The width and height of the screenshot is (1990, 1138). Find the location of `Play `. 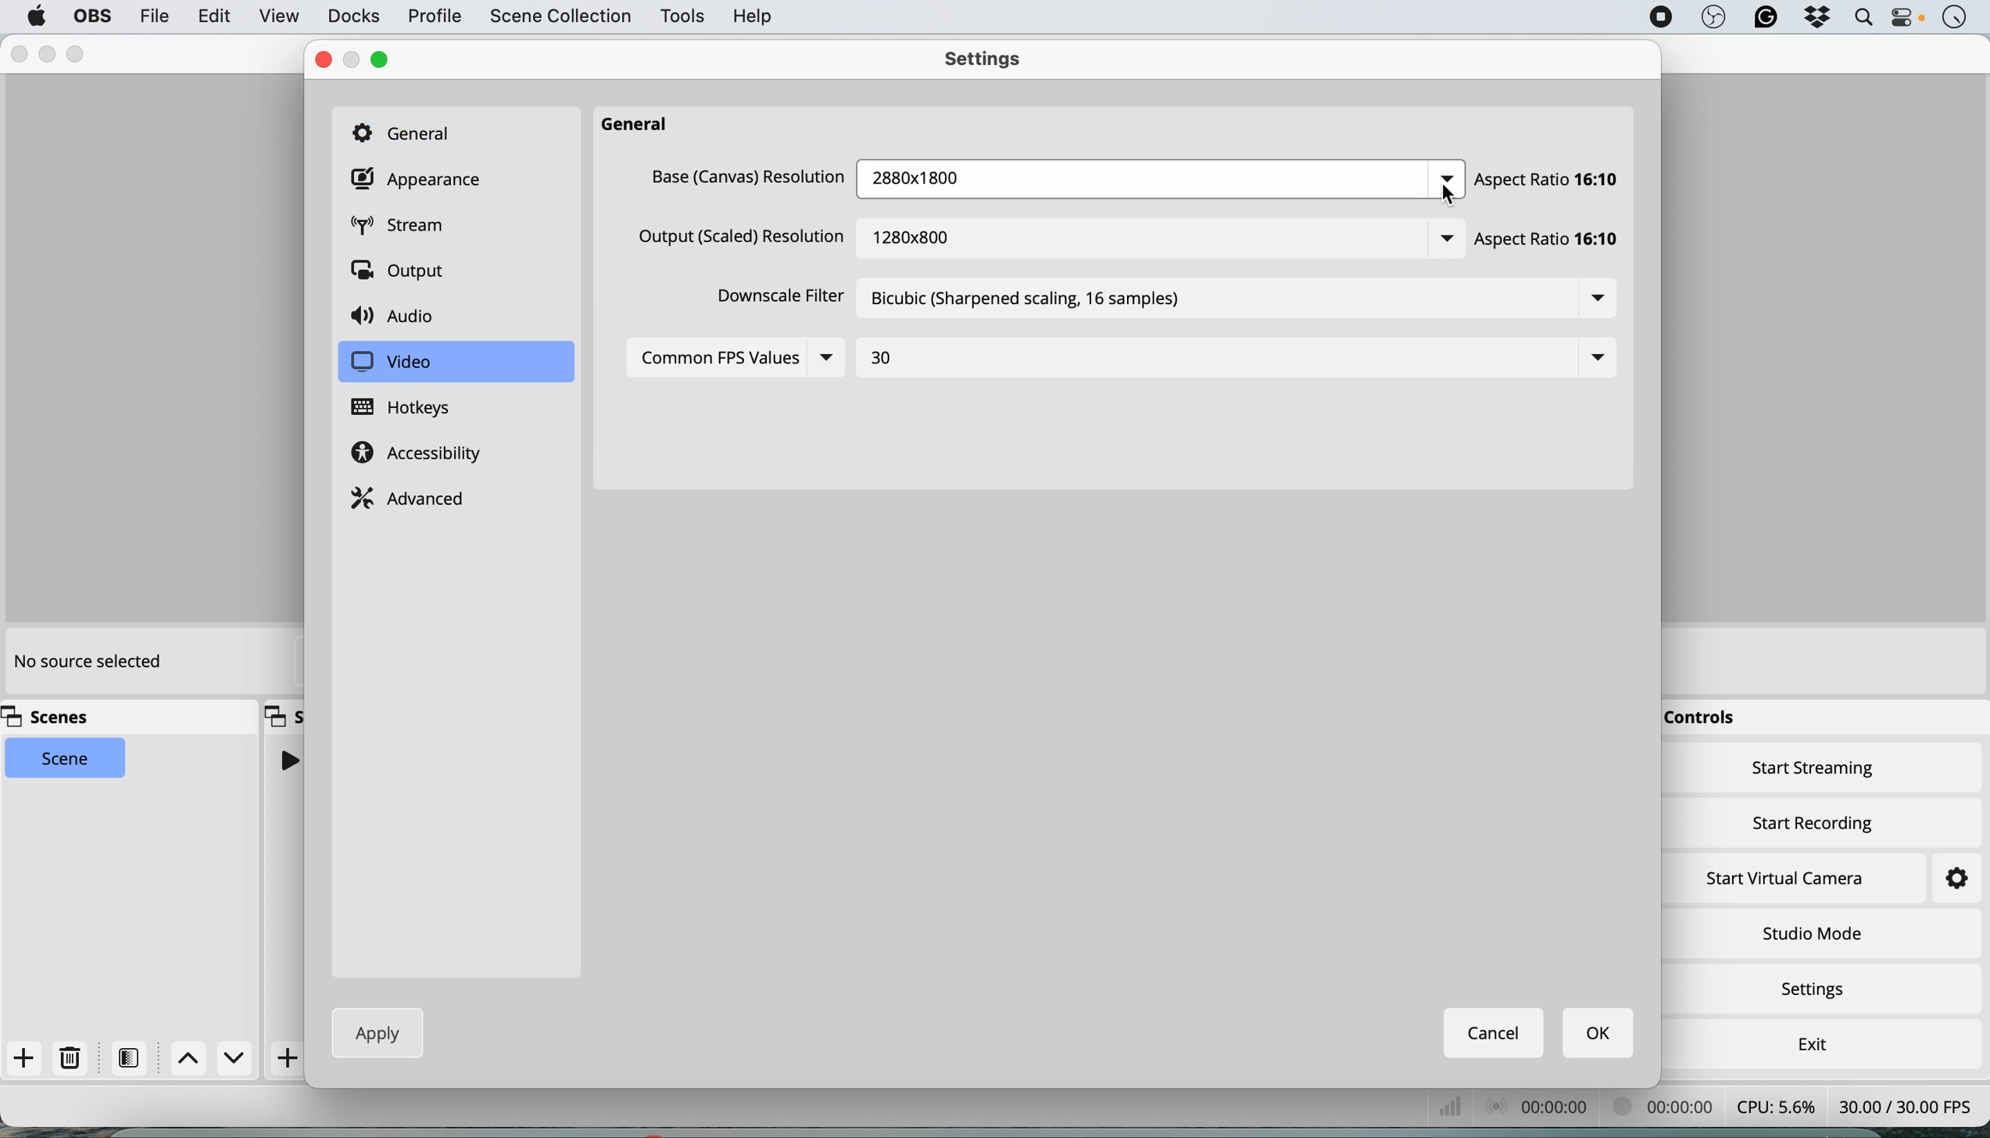

Play  is located at coordinates (288, 760).